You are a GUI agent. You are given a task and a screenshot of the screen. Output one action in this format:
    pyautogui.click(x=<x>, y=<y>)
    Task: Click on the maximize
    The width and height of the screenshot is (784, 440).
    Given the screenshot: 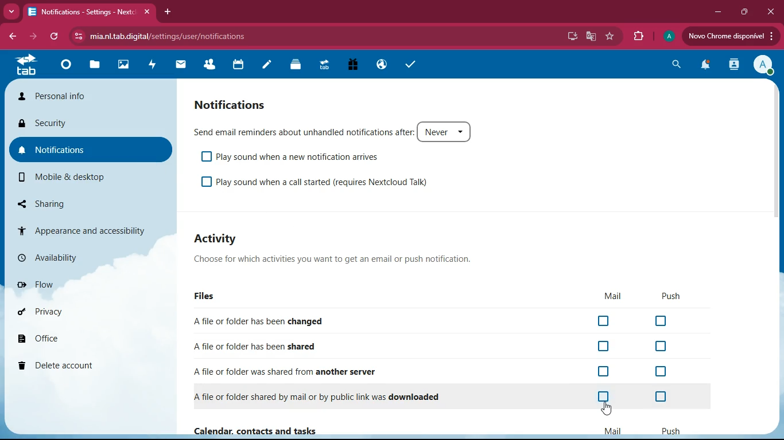 What is the action you would take?
    pyautogui.click(x=742, y=13)
    